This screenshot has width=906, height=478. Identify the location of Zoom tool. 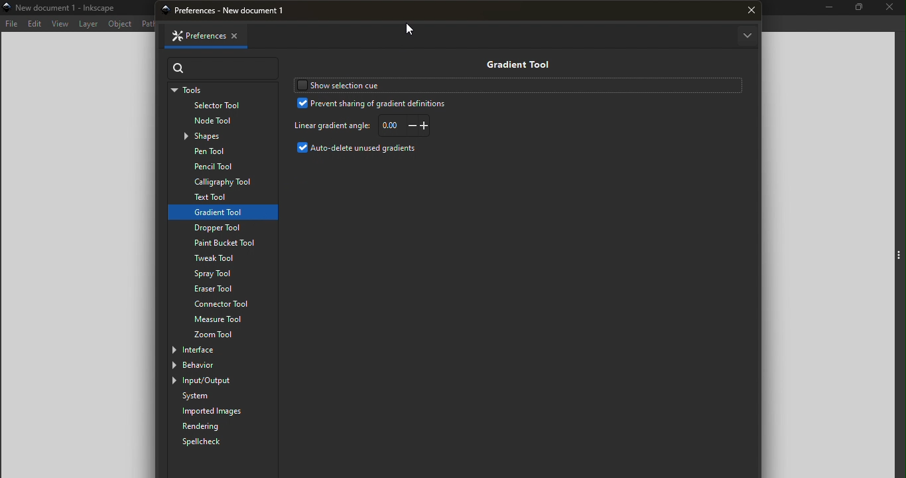
(224, 335).